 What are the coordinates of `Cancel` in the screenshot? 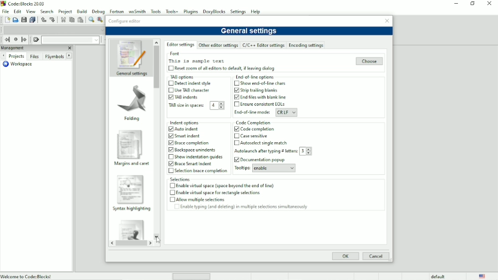 It's located at (376, 256).